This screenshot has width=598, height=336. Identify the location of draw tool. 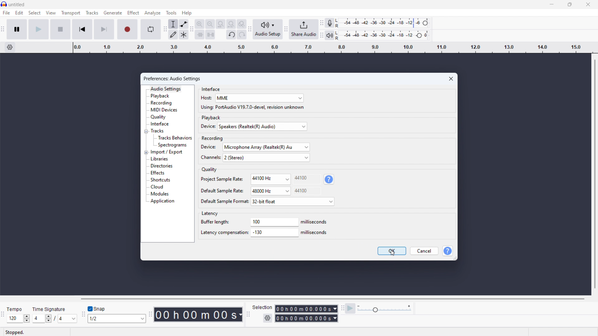
(173, 35).